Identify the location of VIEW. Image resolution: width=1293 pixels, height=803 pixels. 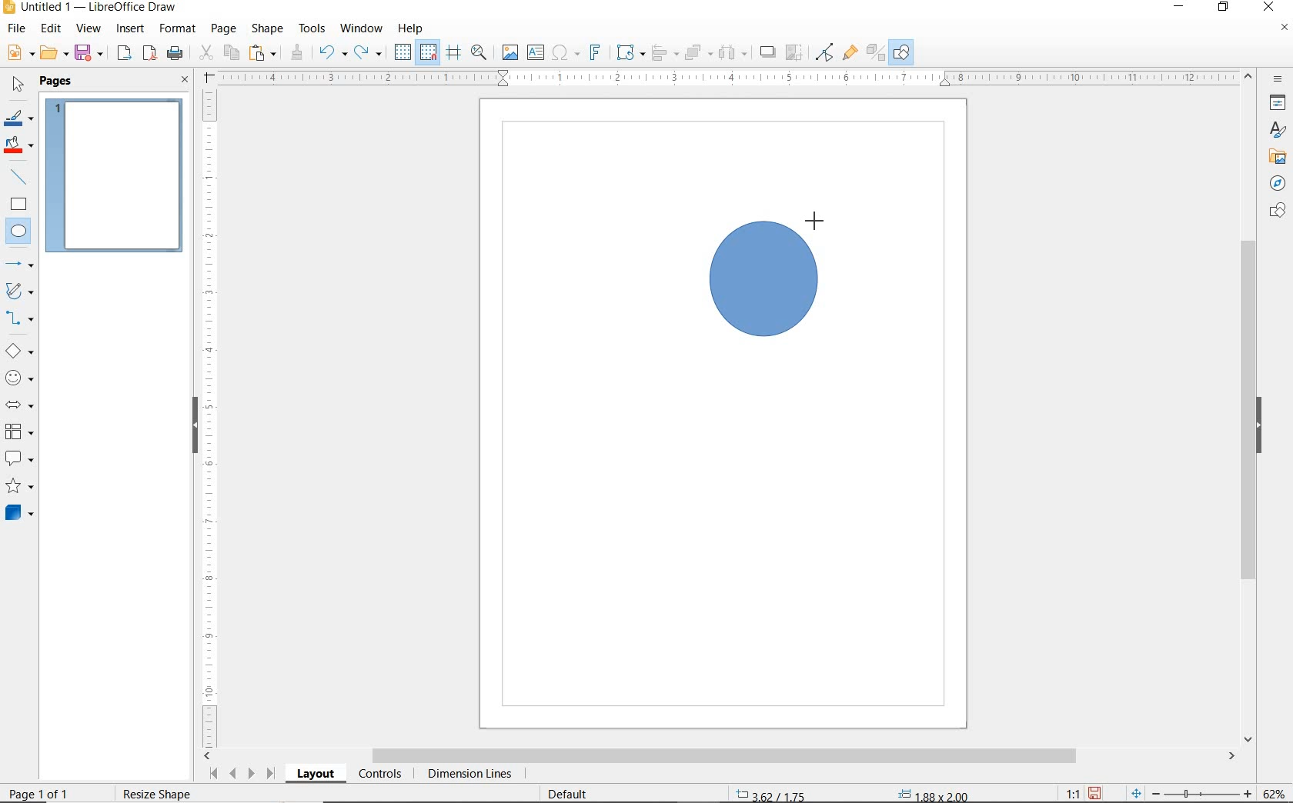
(89, 29).